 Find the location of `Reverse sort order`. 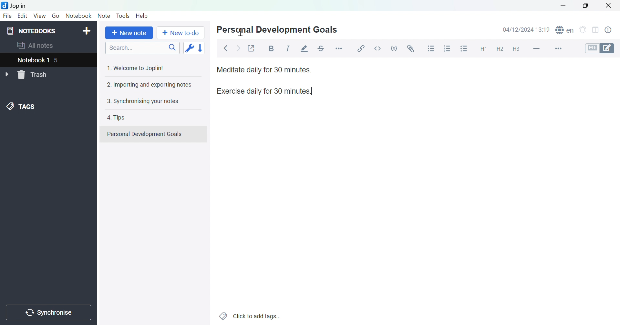

Reverse sort order is located at coordinates (201, 47).